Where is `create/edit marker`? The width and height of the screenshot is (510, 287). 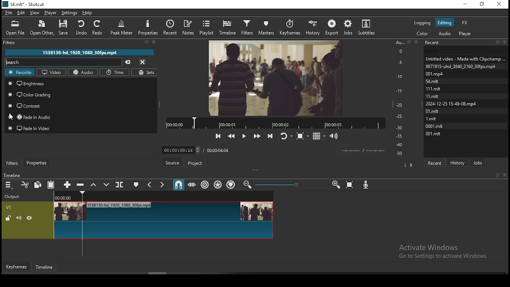
create/edit marker is located at coordinates (135, 186).